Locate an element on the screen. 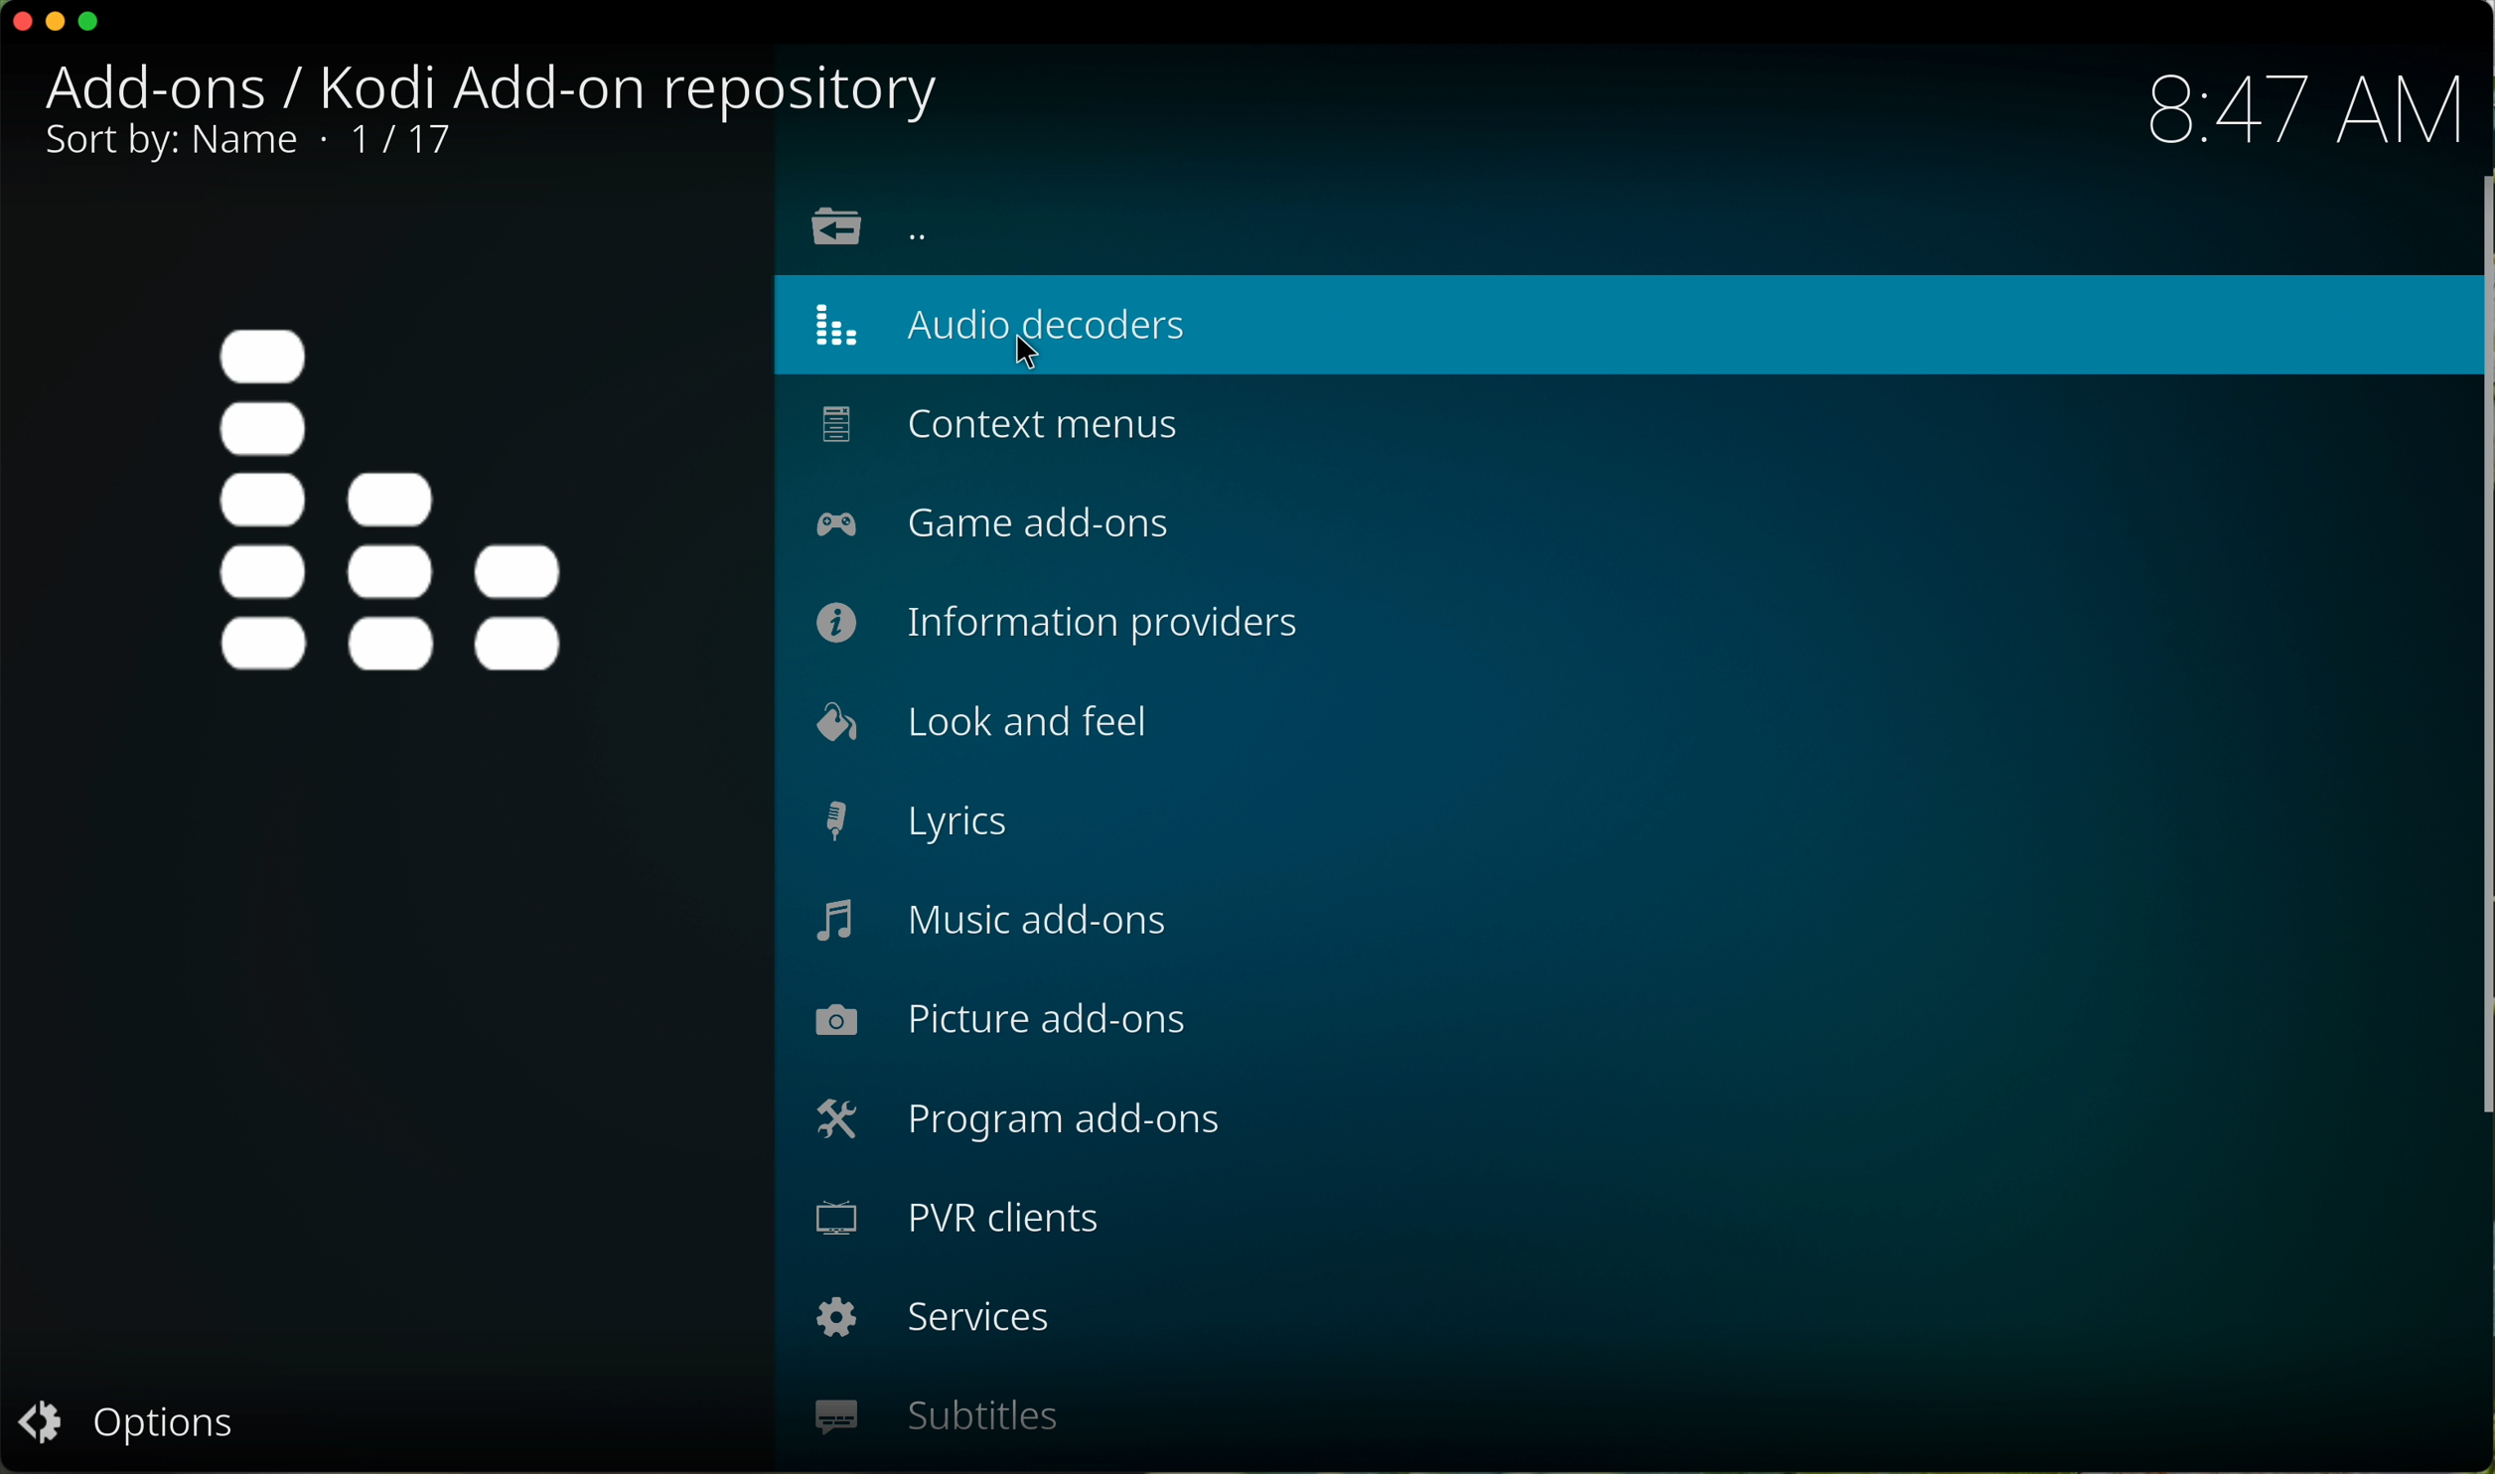  add-ons is located at coordinates (168, 86).